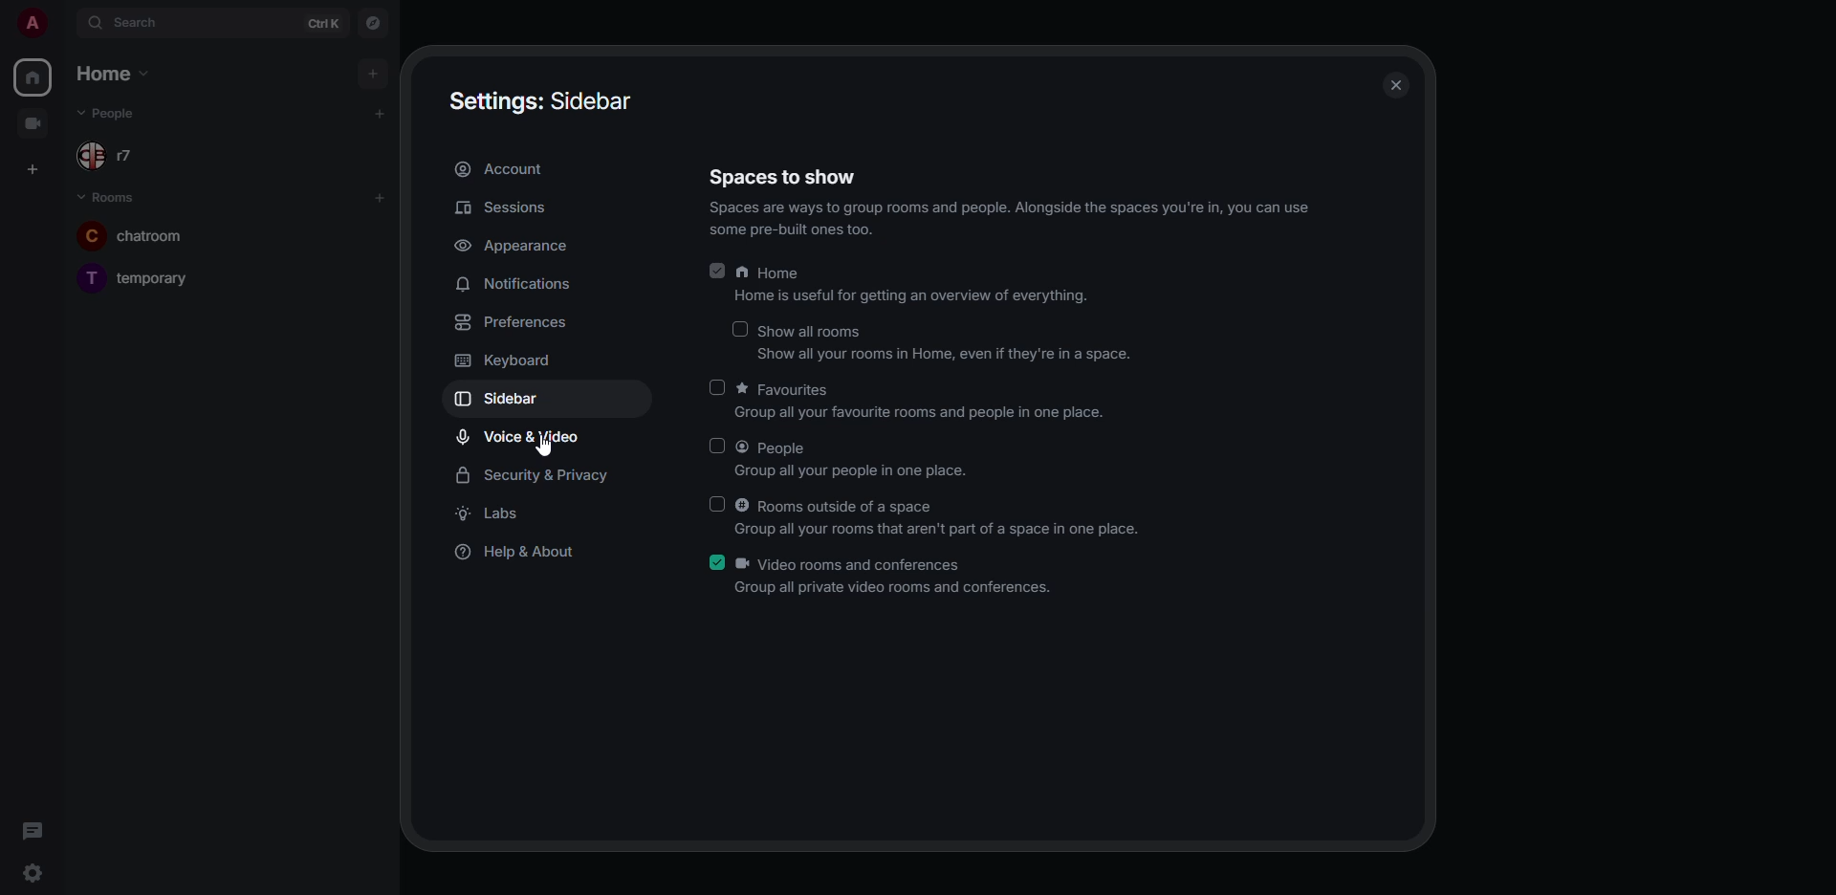  What do you see at coordinates (491, 514) in the screenshot?
I see `labs` at bounding box center [491, 514].